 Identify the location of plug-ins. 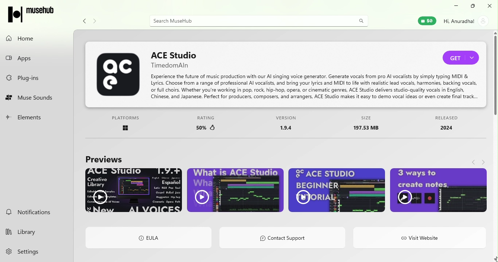
(36, 77).